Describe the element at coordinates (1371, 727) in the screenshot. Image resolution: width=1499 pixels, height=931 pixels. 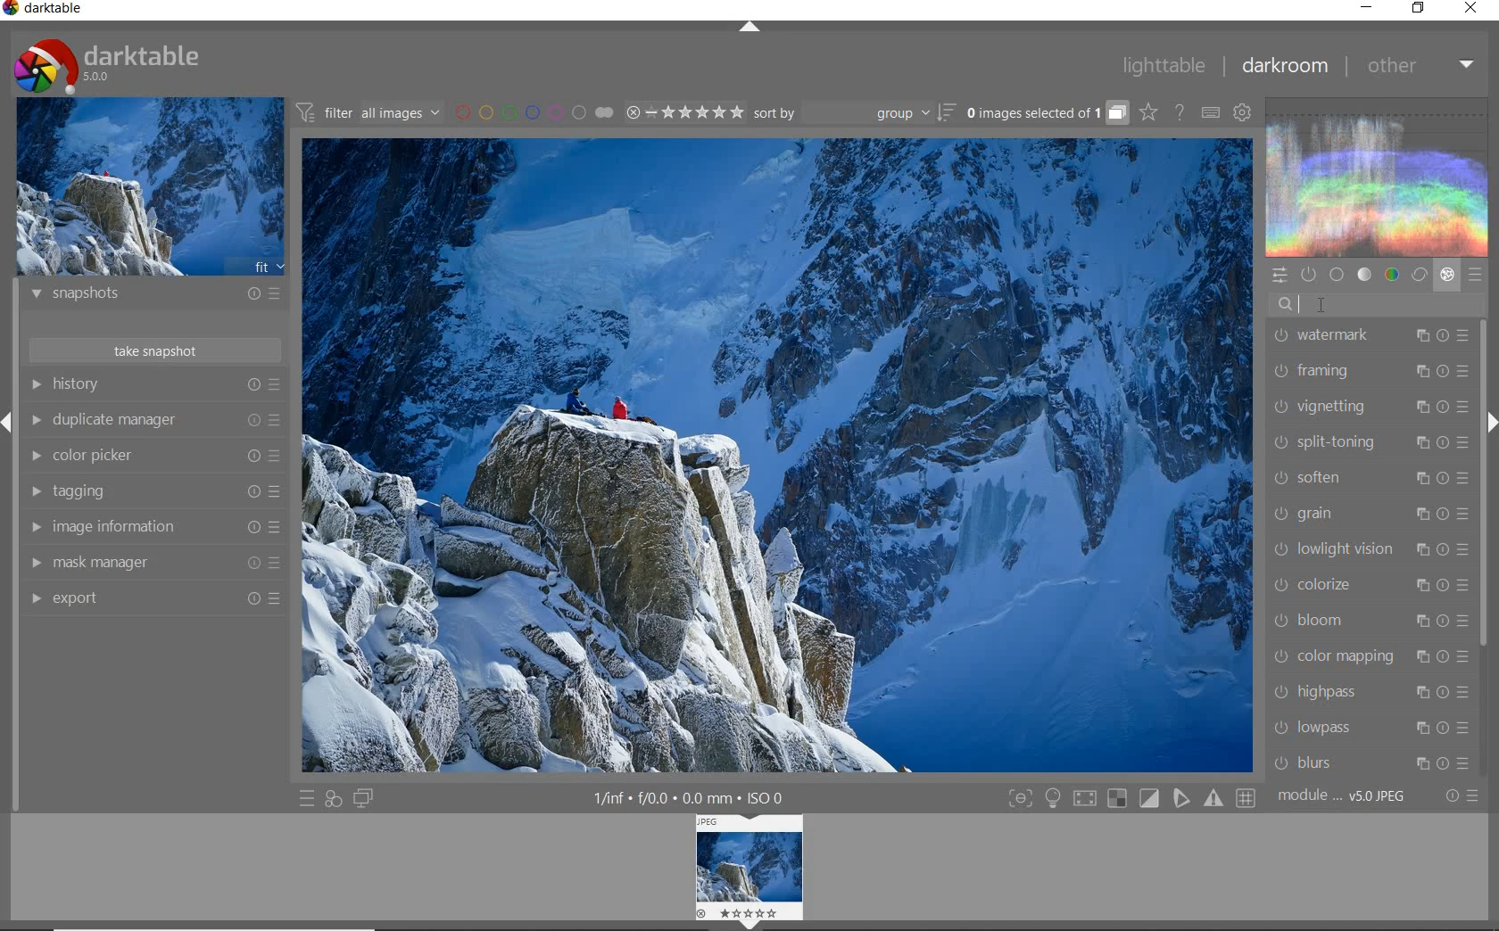
I see `lowpass` at that location.